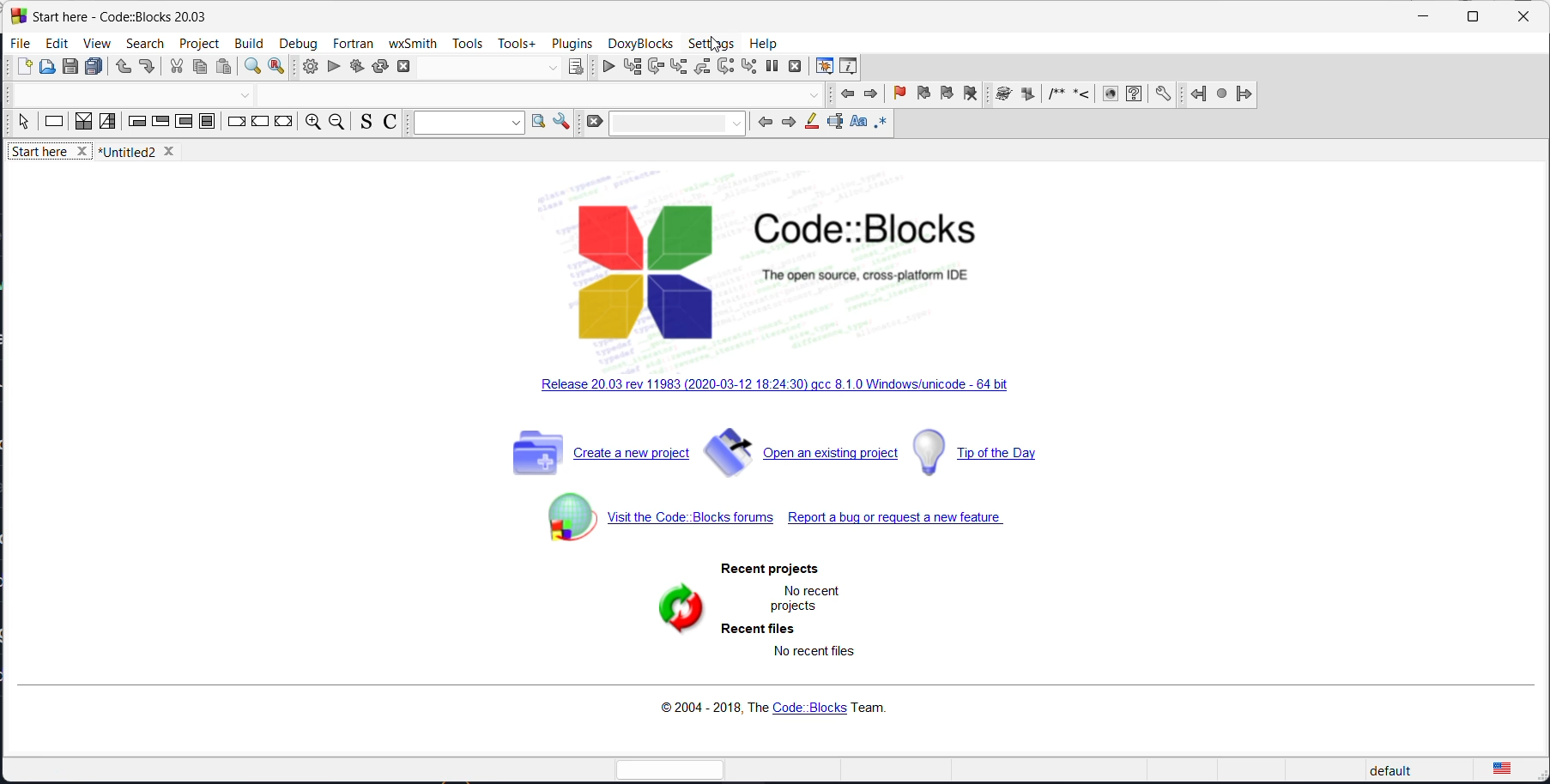 The height and width of the screenshot is (784, 1550). Describe the element at coordinates (236, 124) in the screenshot. I see `break instruction` at that location.